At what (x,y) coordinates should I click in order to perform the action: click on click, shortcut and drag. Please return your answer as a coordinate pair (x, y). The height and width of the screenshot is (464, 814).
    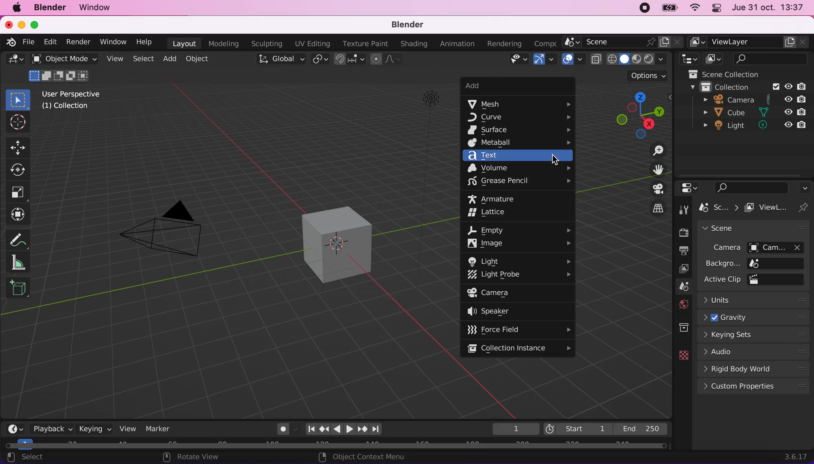
    Looking at the image, I should click on (633, 115).